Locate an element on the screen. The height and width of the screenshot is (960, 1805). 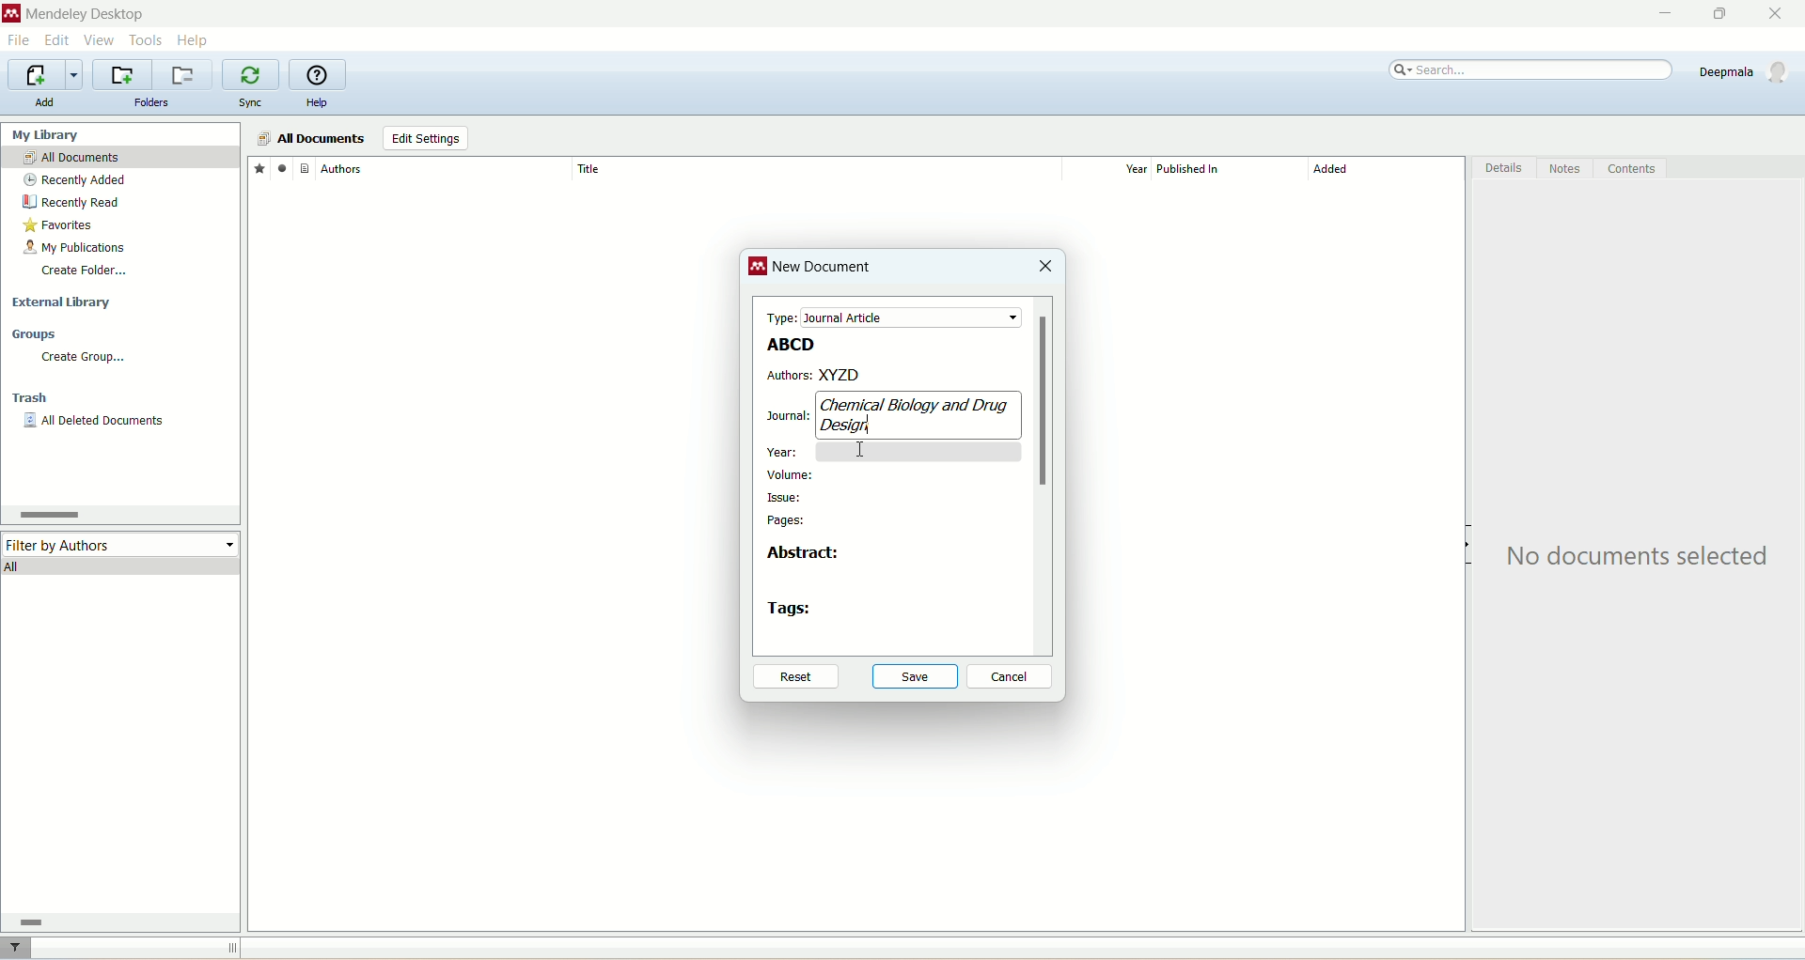
favorites is located at coordinates (259, 167).